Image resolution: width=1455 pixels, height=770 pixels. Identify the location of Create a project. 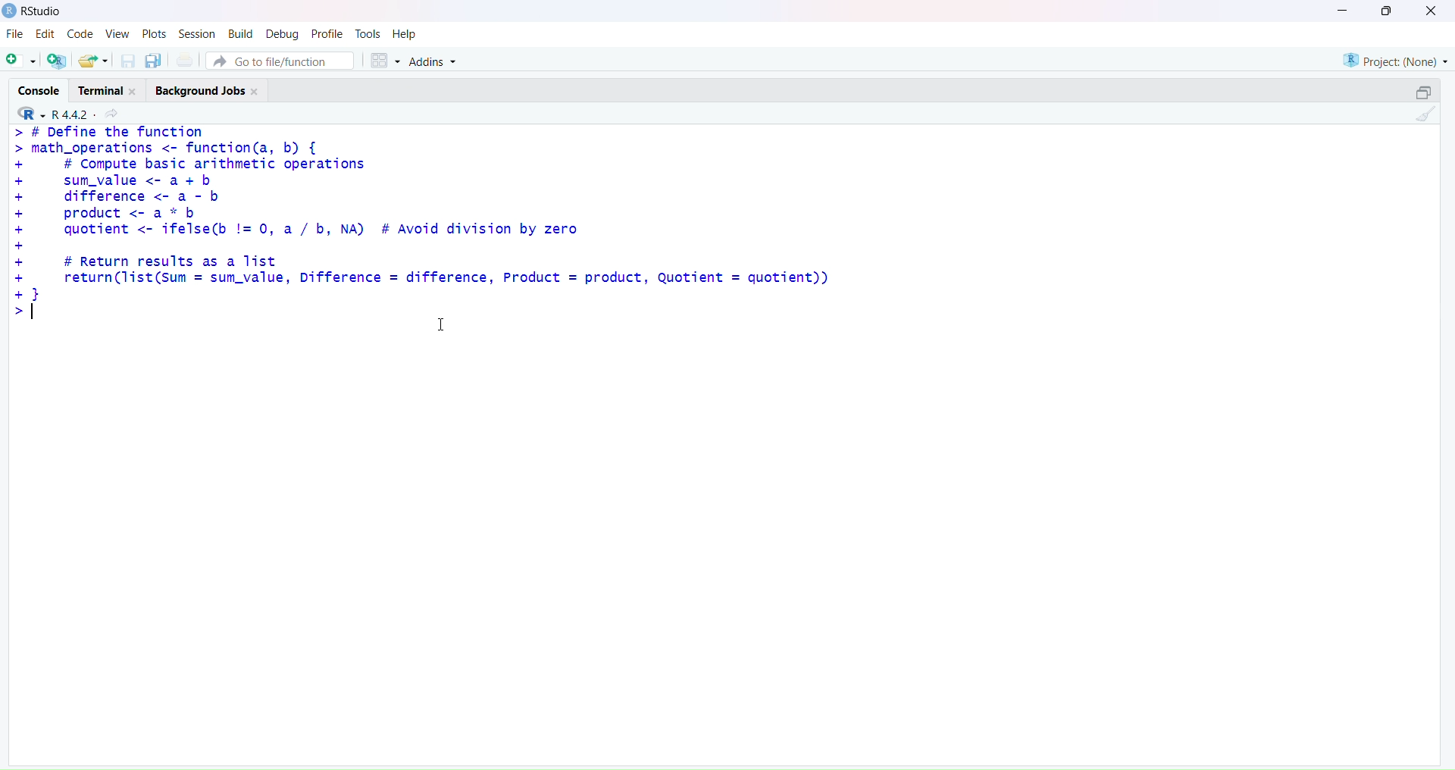
(55, 58).